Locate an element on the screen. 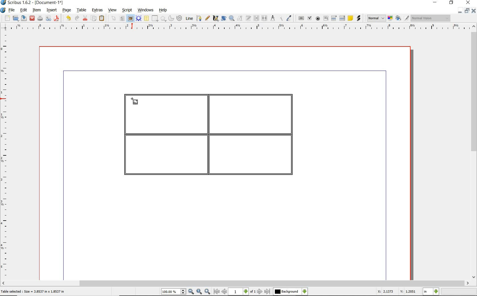 This screenshot has width=477, height=296. insert is located at coordinates (51, 10).